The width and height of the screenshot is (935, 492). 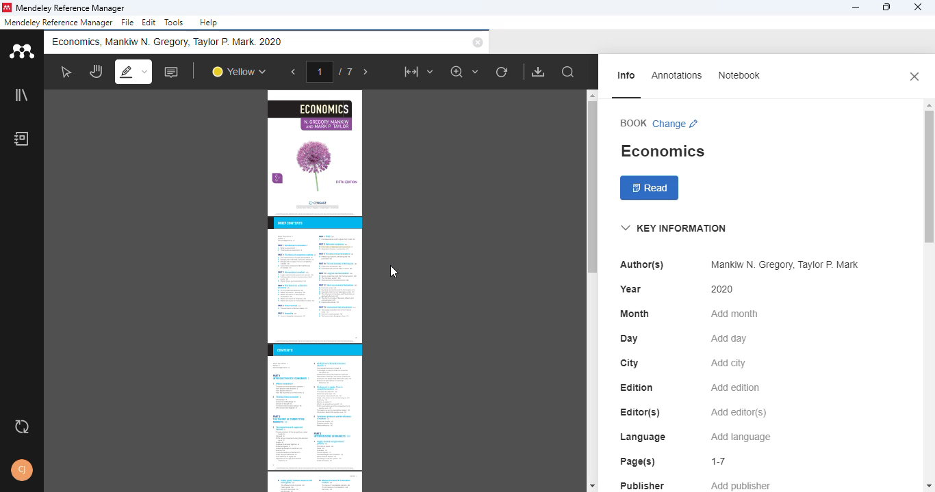 I want to click on 1-7, so click(x=719, y=461).